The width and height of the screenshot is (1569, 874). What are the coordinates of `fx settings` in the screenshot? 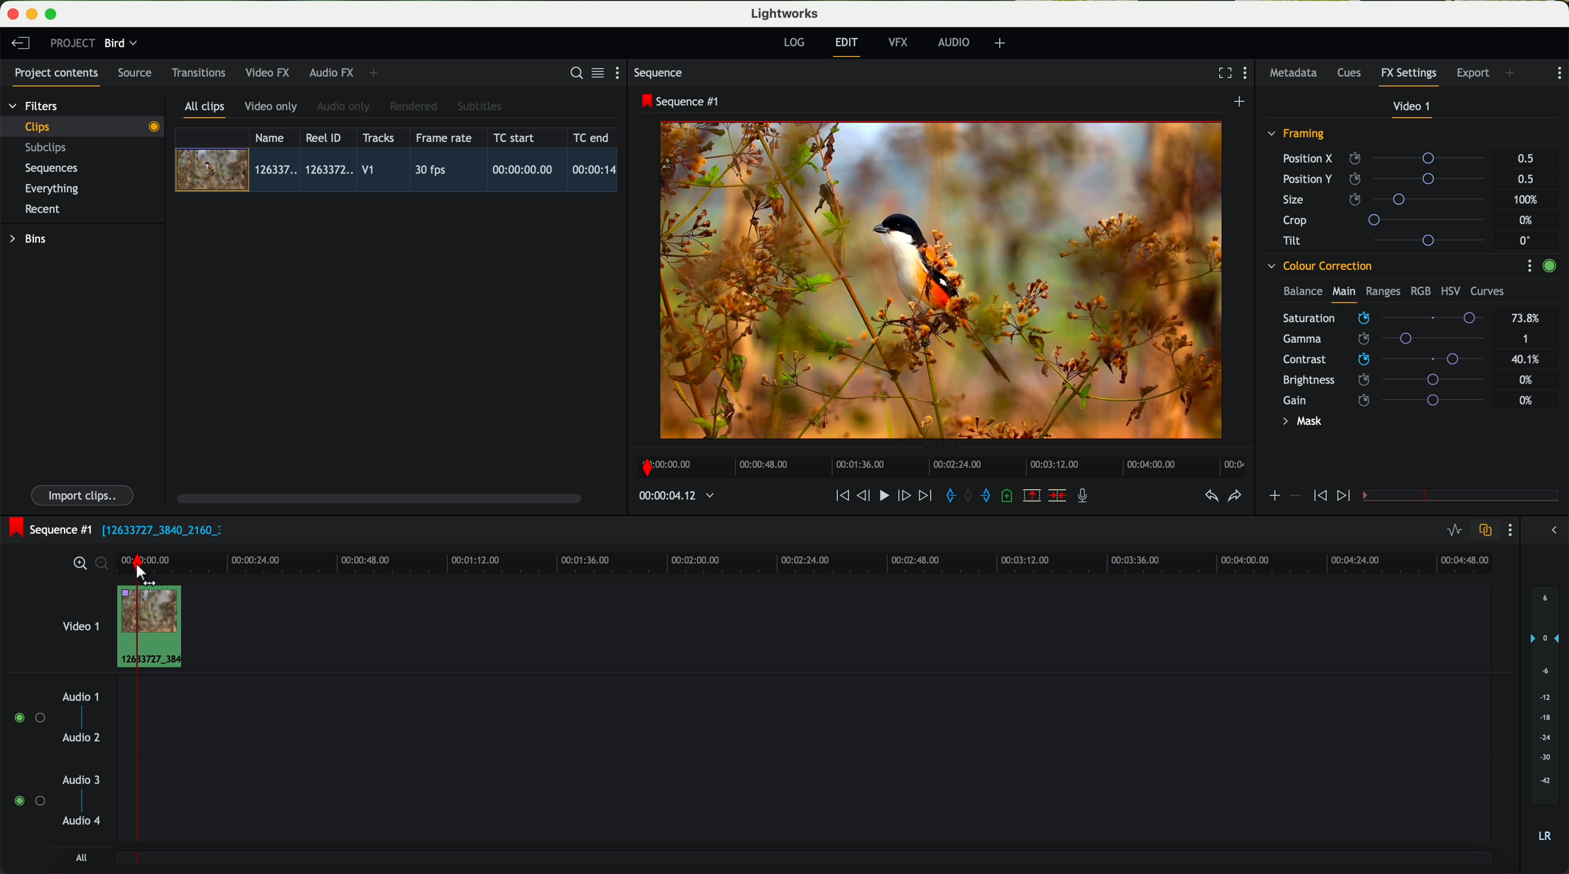 It's located at (1408, 77).